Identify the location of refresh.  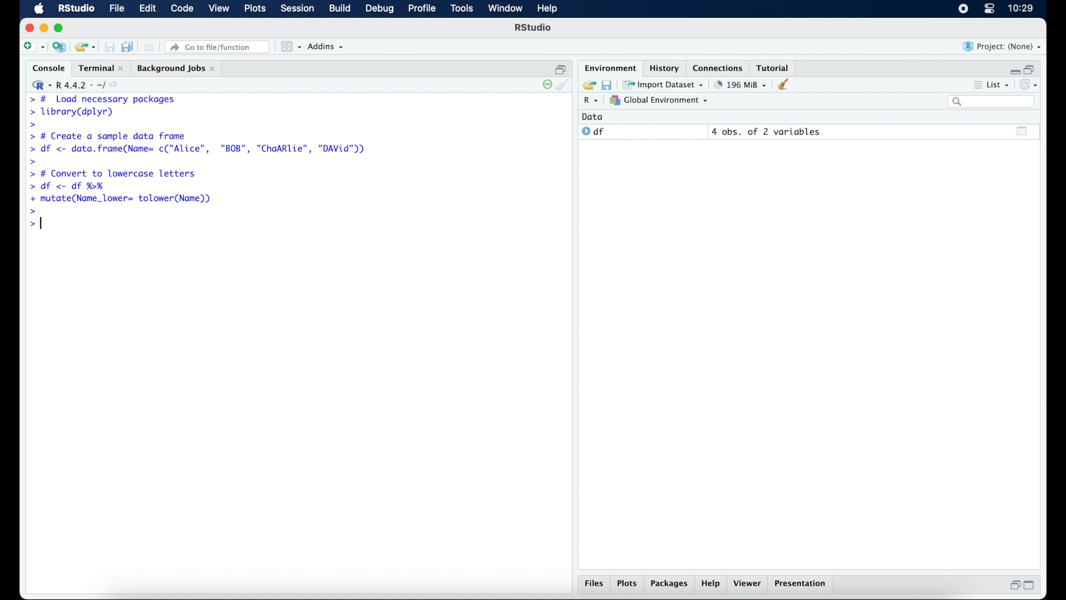
(1030, 86).